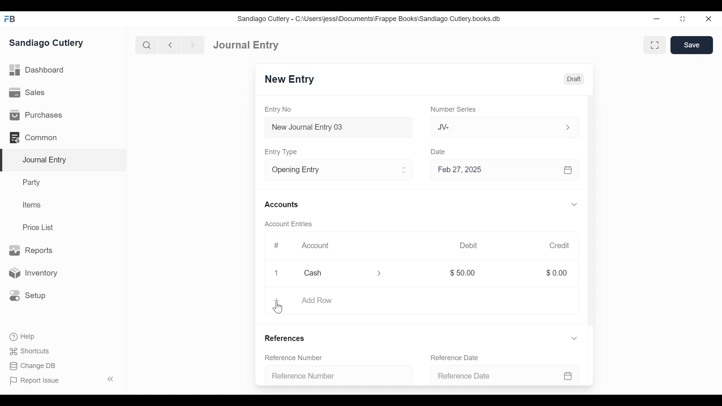  What do you see at coordinates (457, 357) in the screenshot?
I see `Reference Date` at bounding box center [457, 357].